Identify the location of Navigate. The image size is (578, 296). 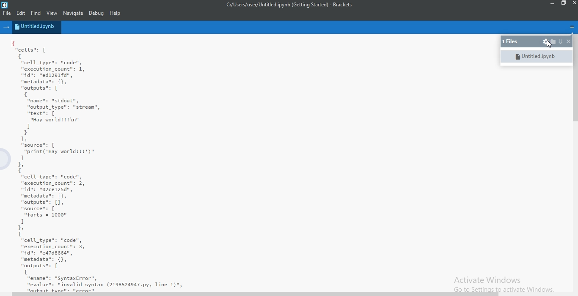
(73, 14).